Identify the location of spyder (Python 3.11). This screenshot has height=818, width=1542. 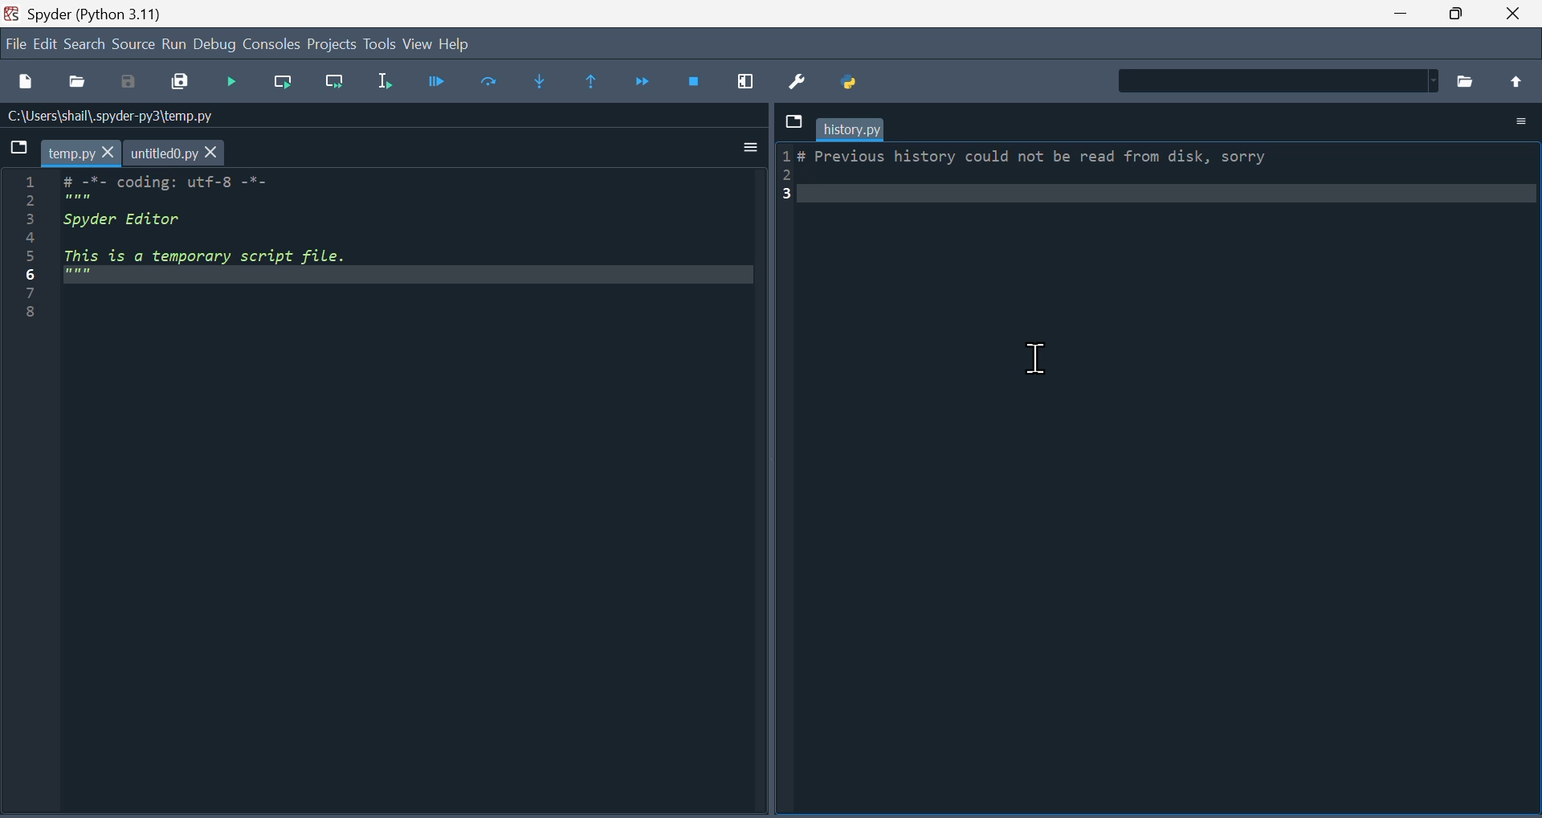
(104, 14).